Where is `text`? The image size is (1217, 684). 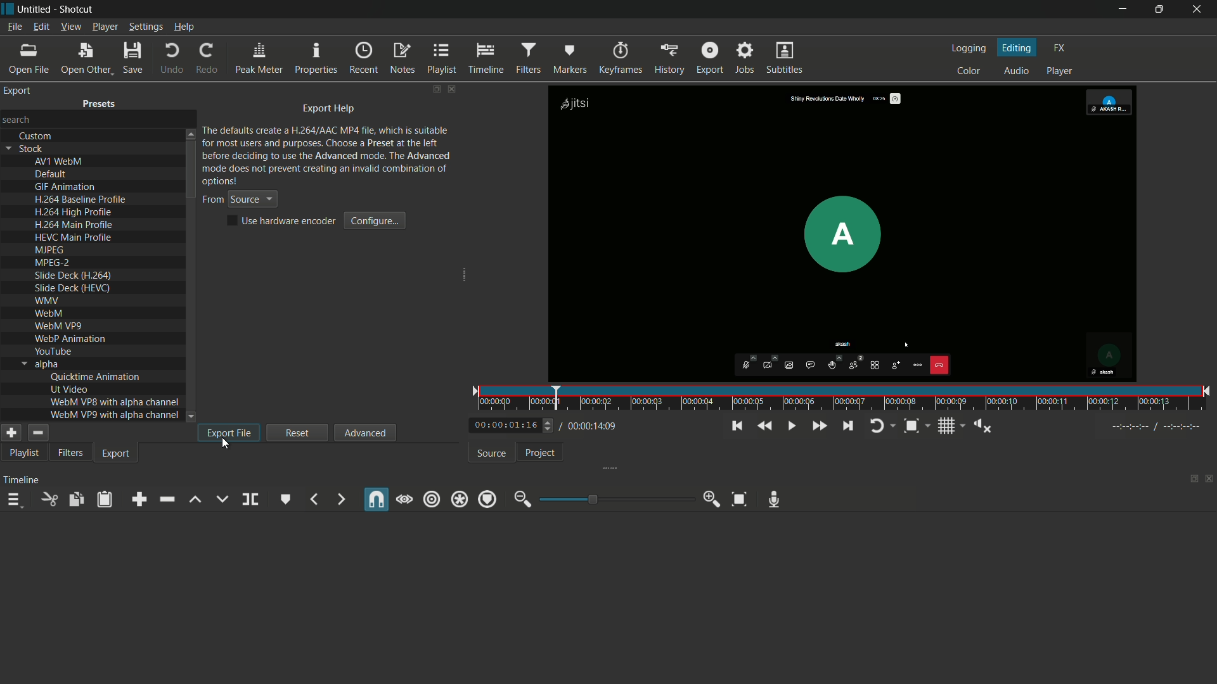 text is located at coordinates (74, 225).